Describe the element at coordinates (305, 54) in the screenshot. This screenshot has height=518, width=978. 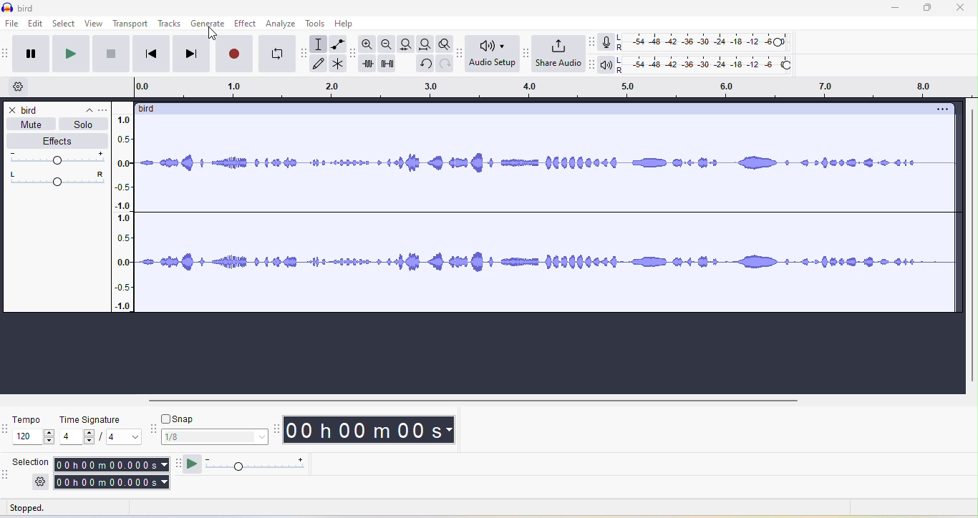
I see `audacity tools toolbar` at that location.